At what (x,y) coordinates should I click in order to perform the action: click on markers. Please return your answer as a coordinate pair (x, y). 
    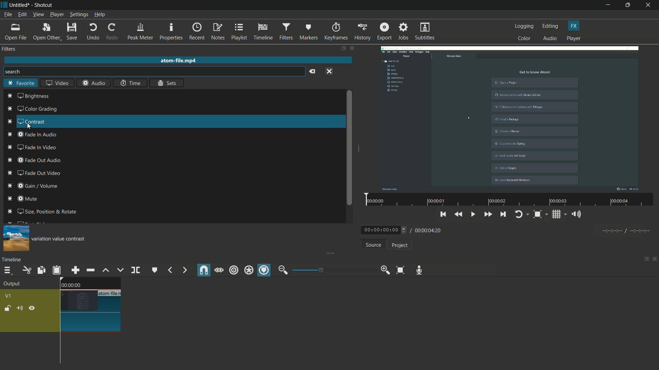
    Looking at the image, I should click on (309, 31).